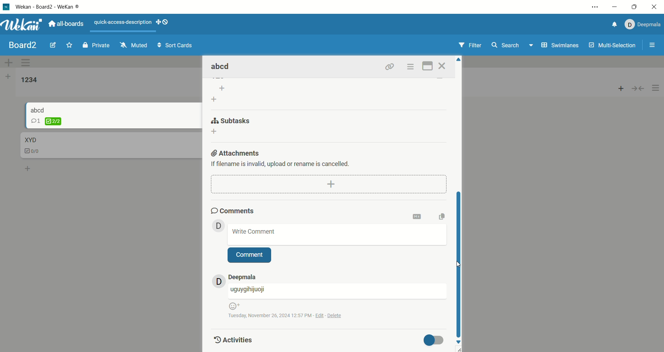  Describe the element at coordinates (220, 94) in the screenshot. I see `add list` at that location.